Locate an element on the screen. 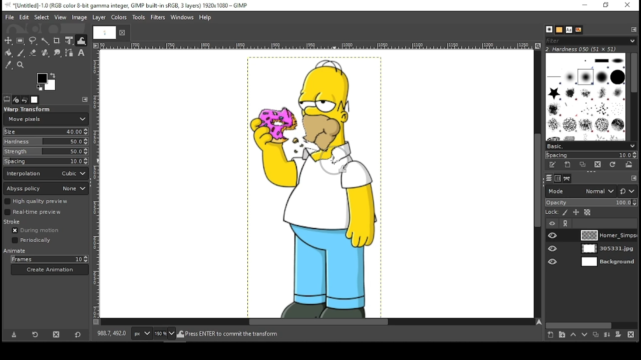  scroll bar is located at coordinates (635, 97).